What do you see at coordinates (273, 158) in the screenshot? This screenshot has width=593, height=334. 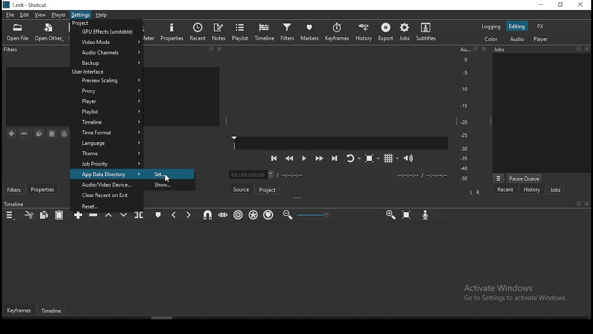 I see `skip to previous point` at bounding box center [273, 158].